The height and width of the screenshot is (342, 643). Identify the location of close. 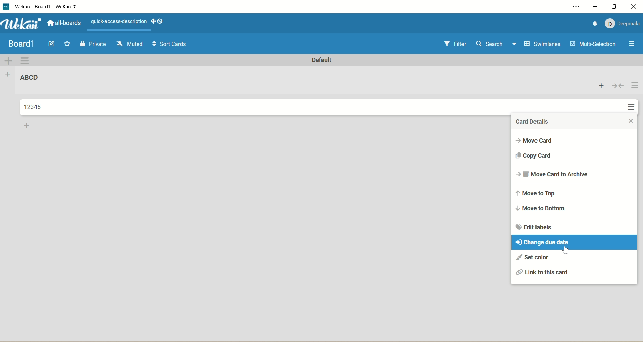
(628, 123).